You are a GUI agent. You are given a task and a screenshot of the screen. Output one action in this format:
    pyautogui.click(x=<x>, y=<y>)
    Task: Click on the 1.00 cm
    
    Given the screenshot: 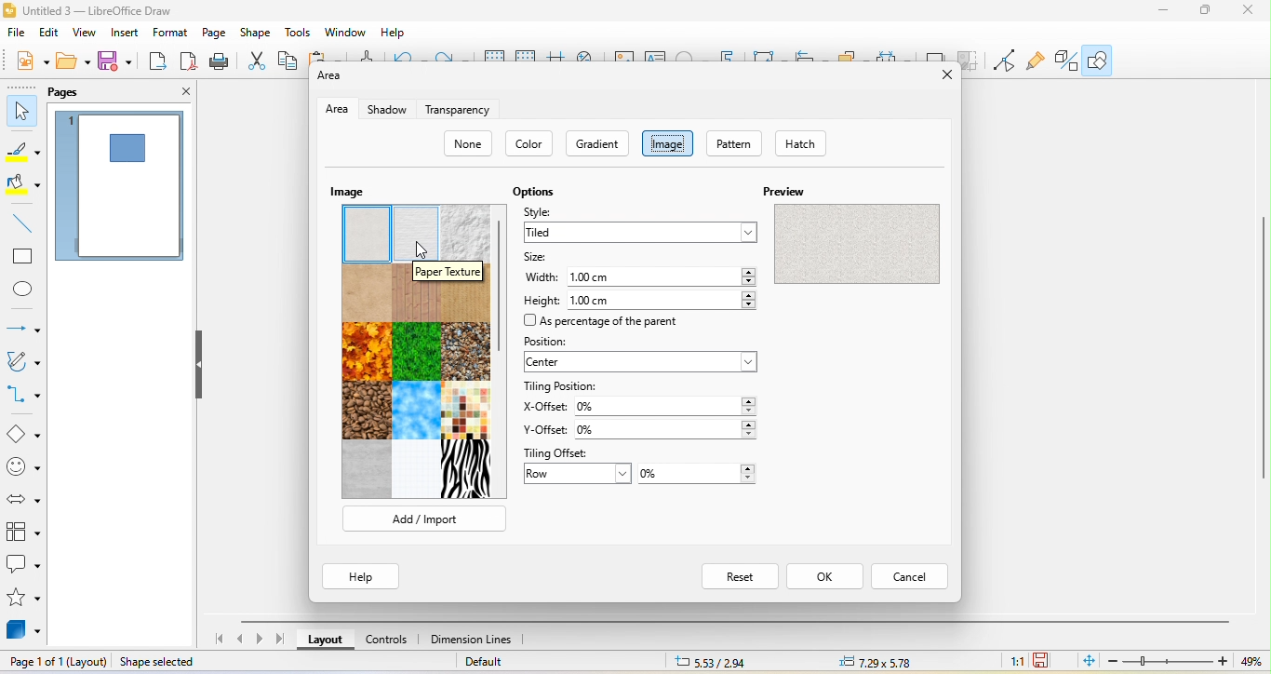 What is the action you would take?
    pyautogui.click(x=667, y=298)
    